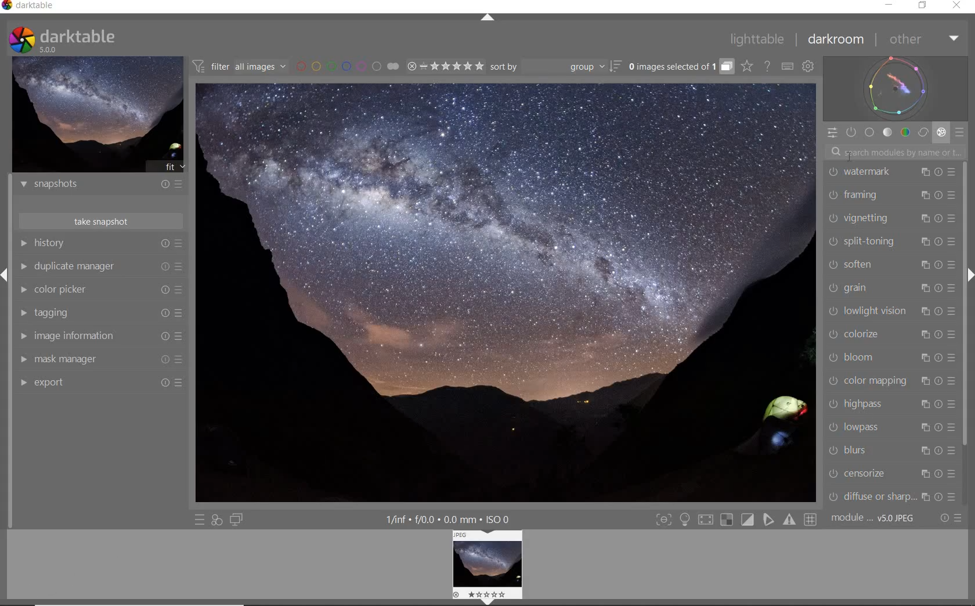 The width and height of the screenshot is (975, 606). Describe the element at coordinates (869, 496) in the screenshot. I see `DIFFUSE & SHARPEN` at that location.